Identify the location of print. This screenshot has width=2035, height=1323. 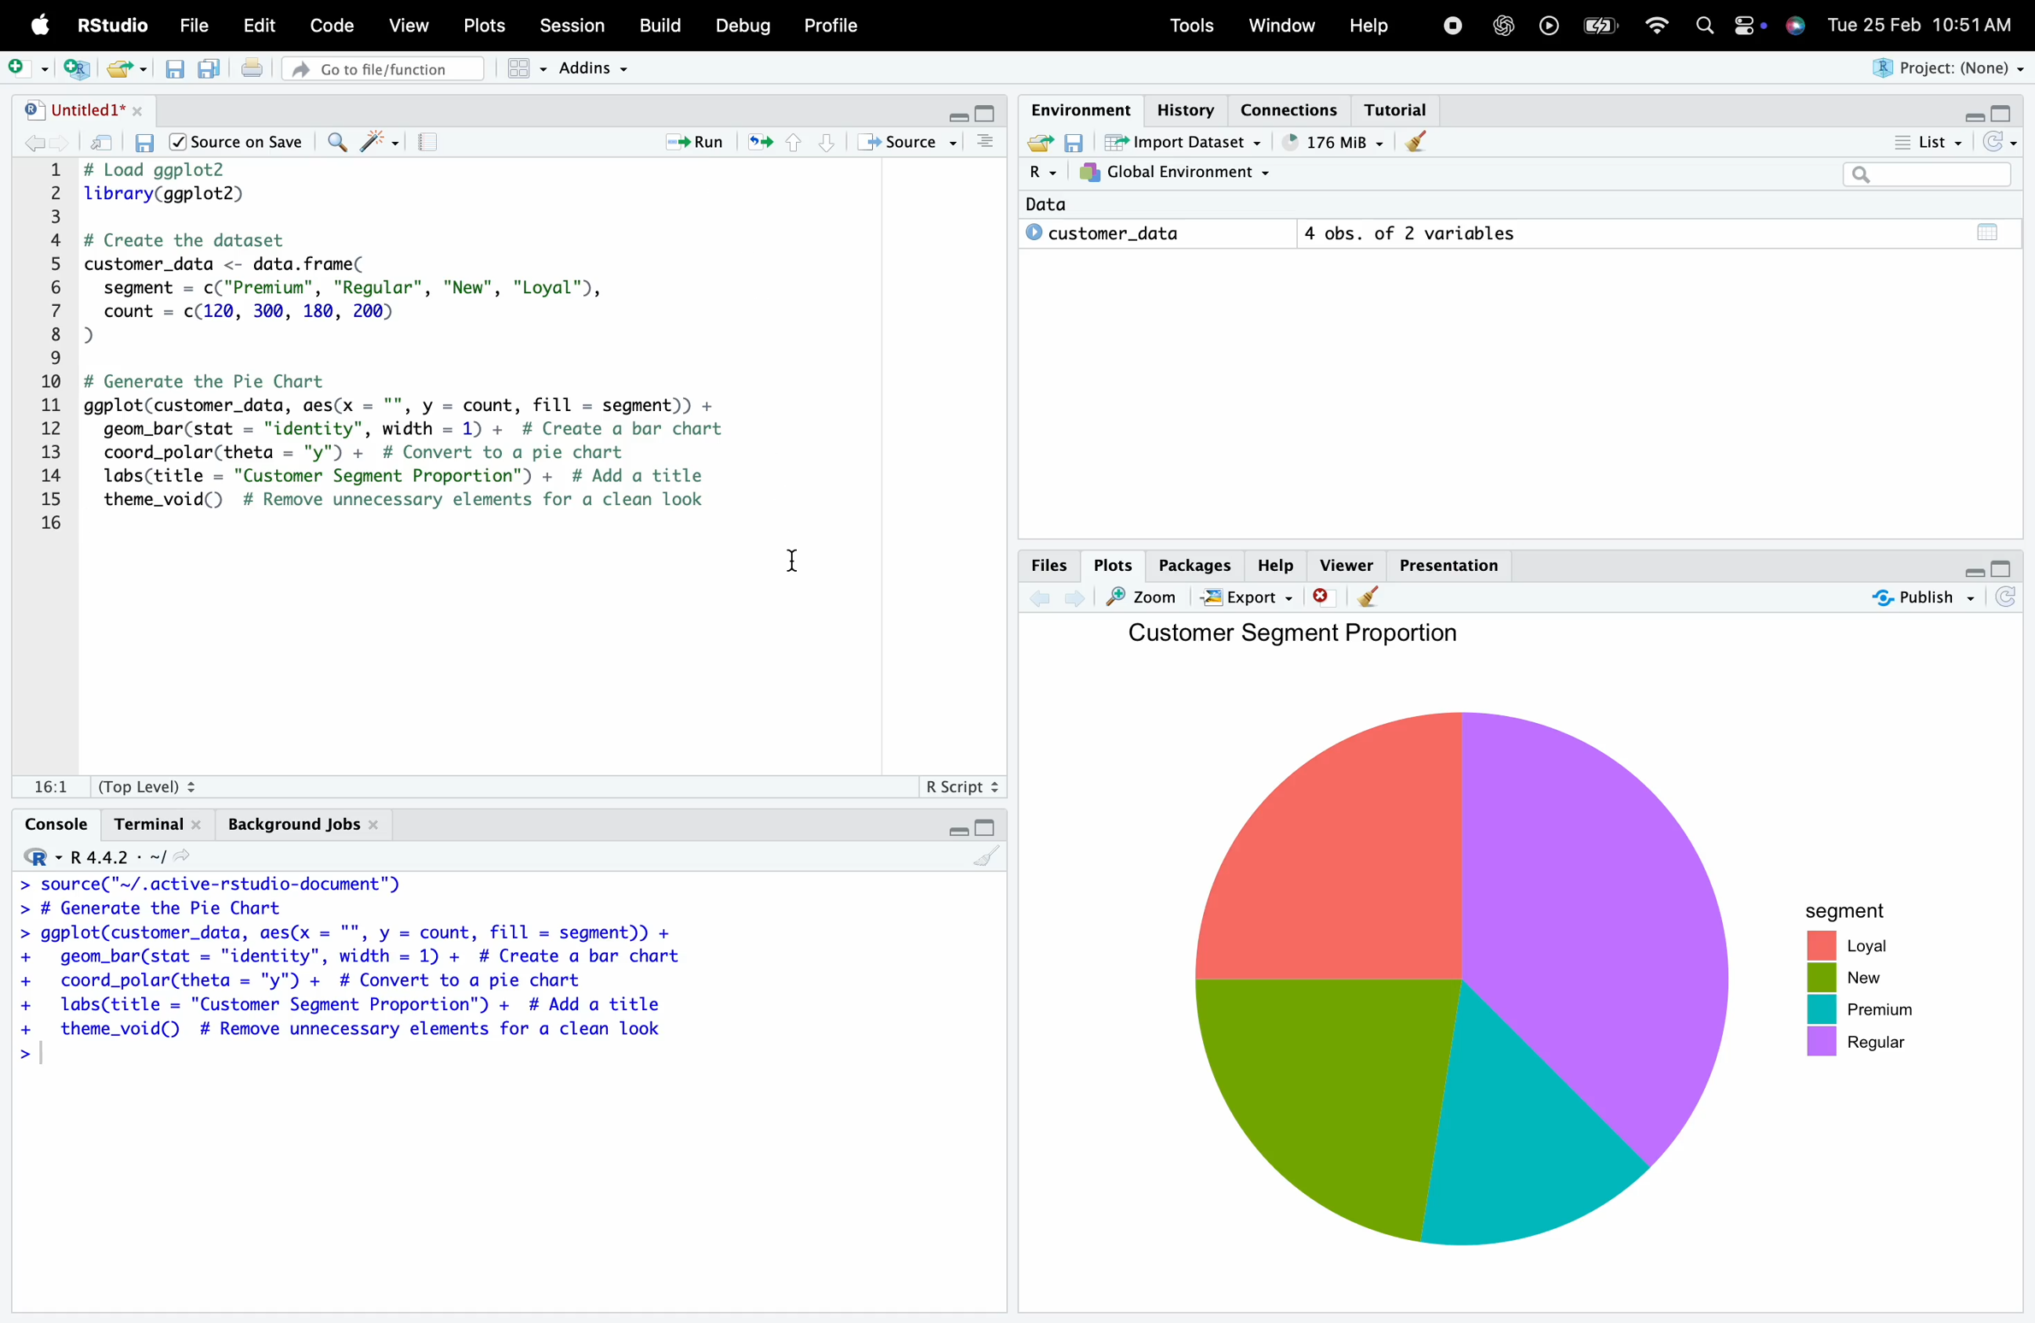
(262, 74).